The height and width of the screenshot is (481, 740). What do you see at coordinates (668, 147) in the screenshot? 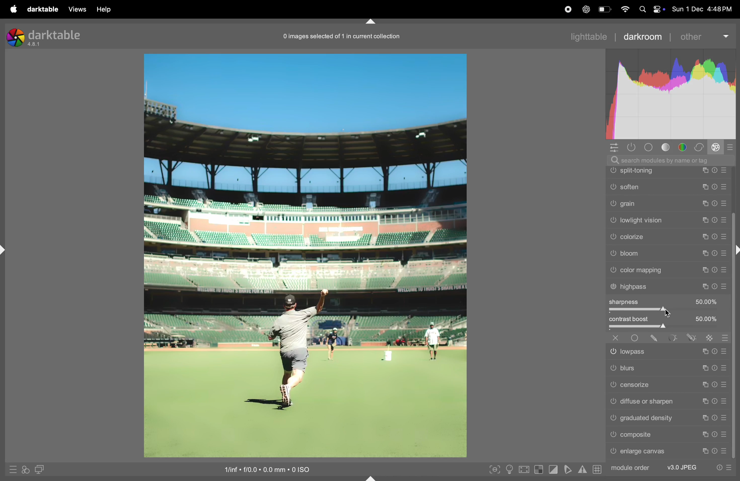
I see `tone` at bounding box center [668, 147].